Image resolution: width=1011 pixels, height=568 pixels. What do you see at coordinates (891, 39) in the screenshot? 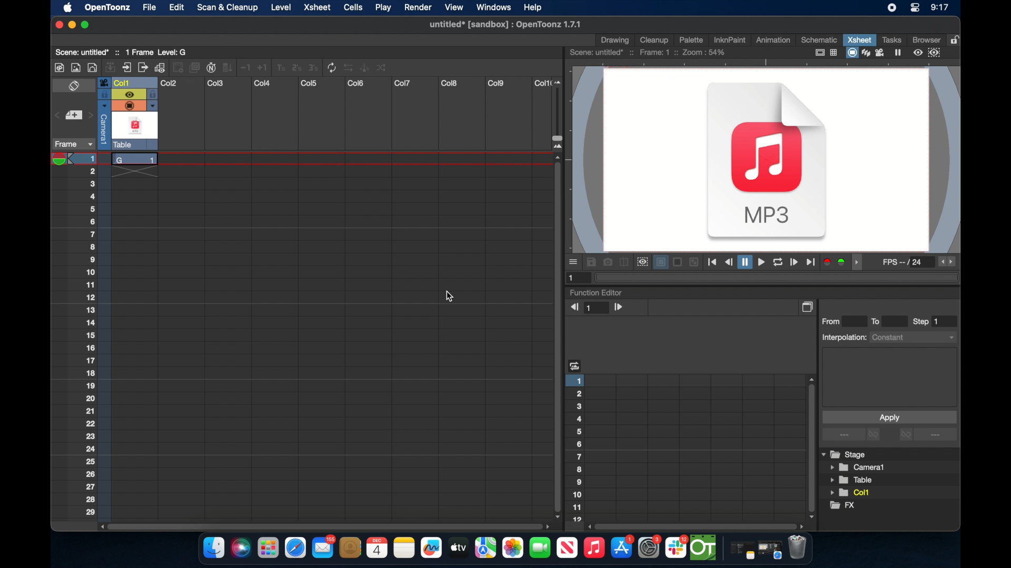
I see `tasks` at bounding box center [891, 39].